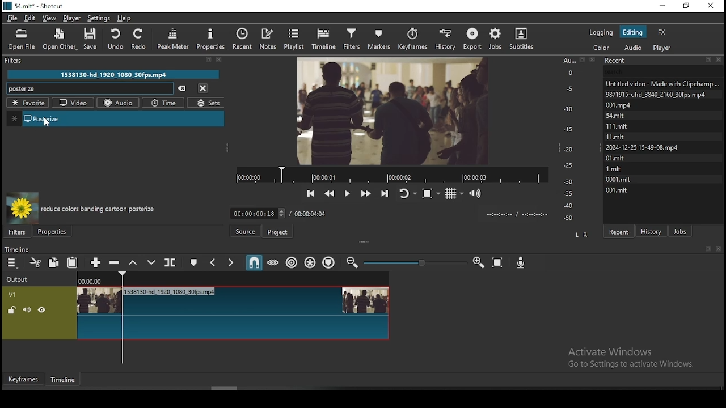 The height and width of the screenshot is (408, 726). What do you see at coordinates (49, 18) in the screenshot?
I see `view` at bounding box center [49, 18].